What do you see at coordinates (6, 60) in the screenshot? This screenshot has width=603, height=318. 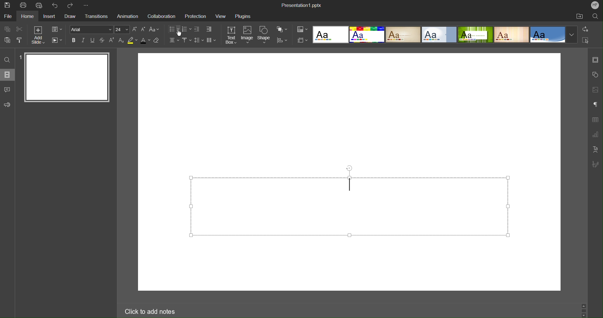 I see `Find` at bounding box center [6, 60].